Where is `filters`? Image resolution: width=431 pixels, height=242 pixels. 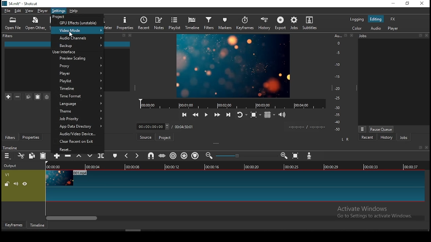 filters is located at coordinates (10, 137).